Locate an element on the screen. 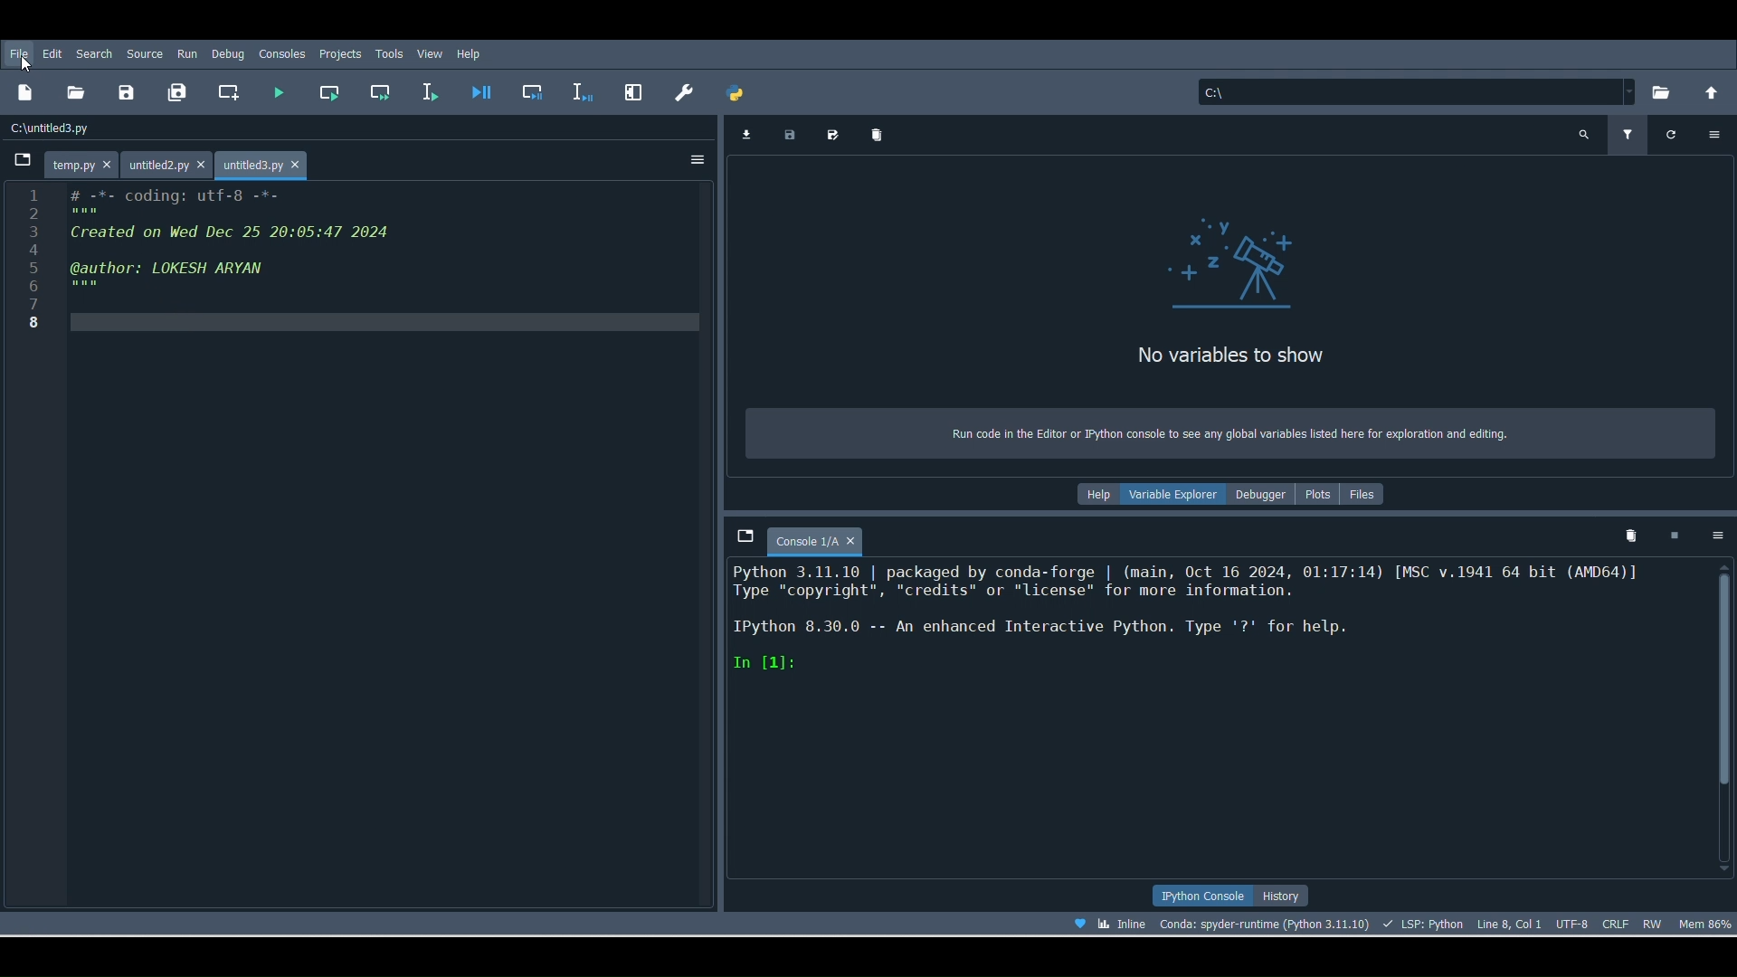 This screenshot has width=1737, height=977. Edit is located at coordinates (52, 53).